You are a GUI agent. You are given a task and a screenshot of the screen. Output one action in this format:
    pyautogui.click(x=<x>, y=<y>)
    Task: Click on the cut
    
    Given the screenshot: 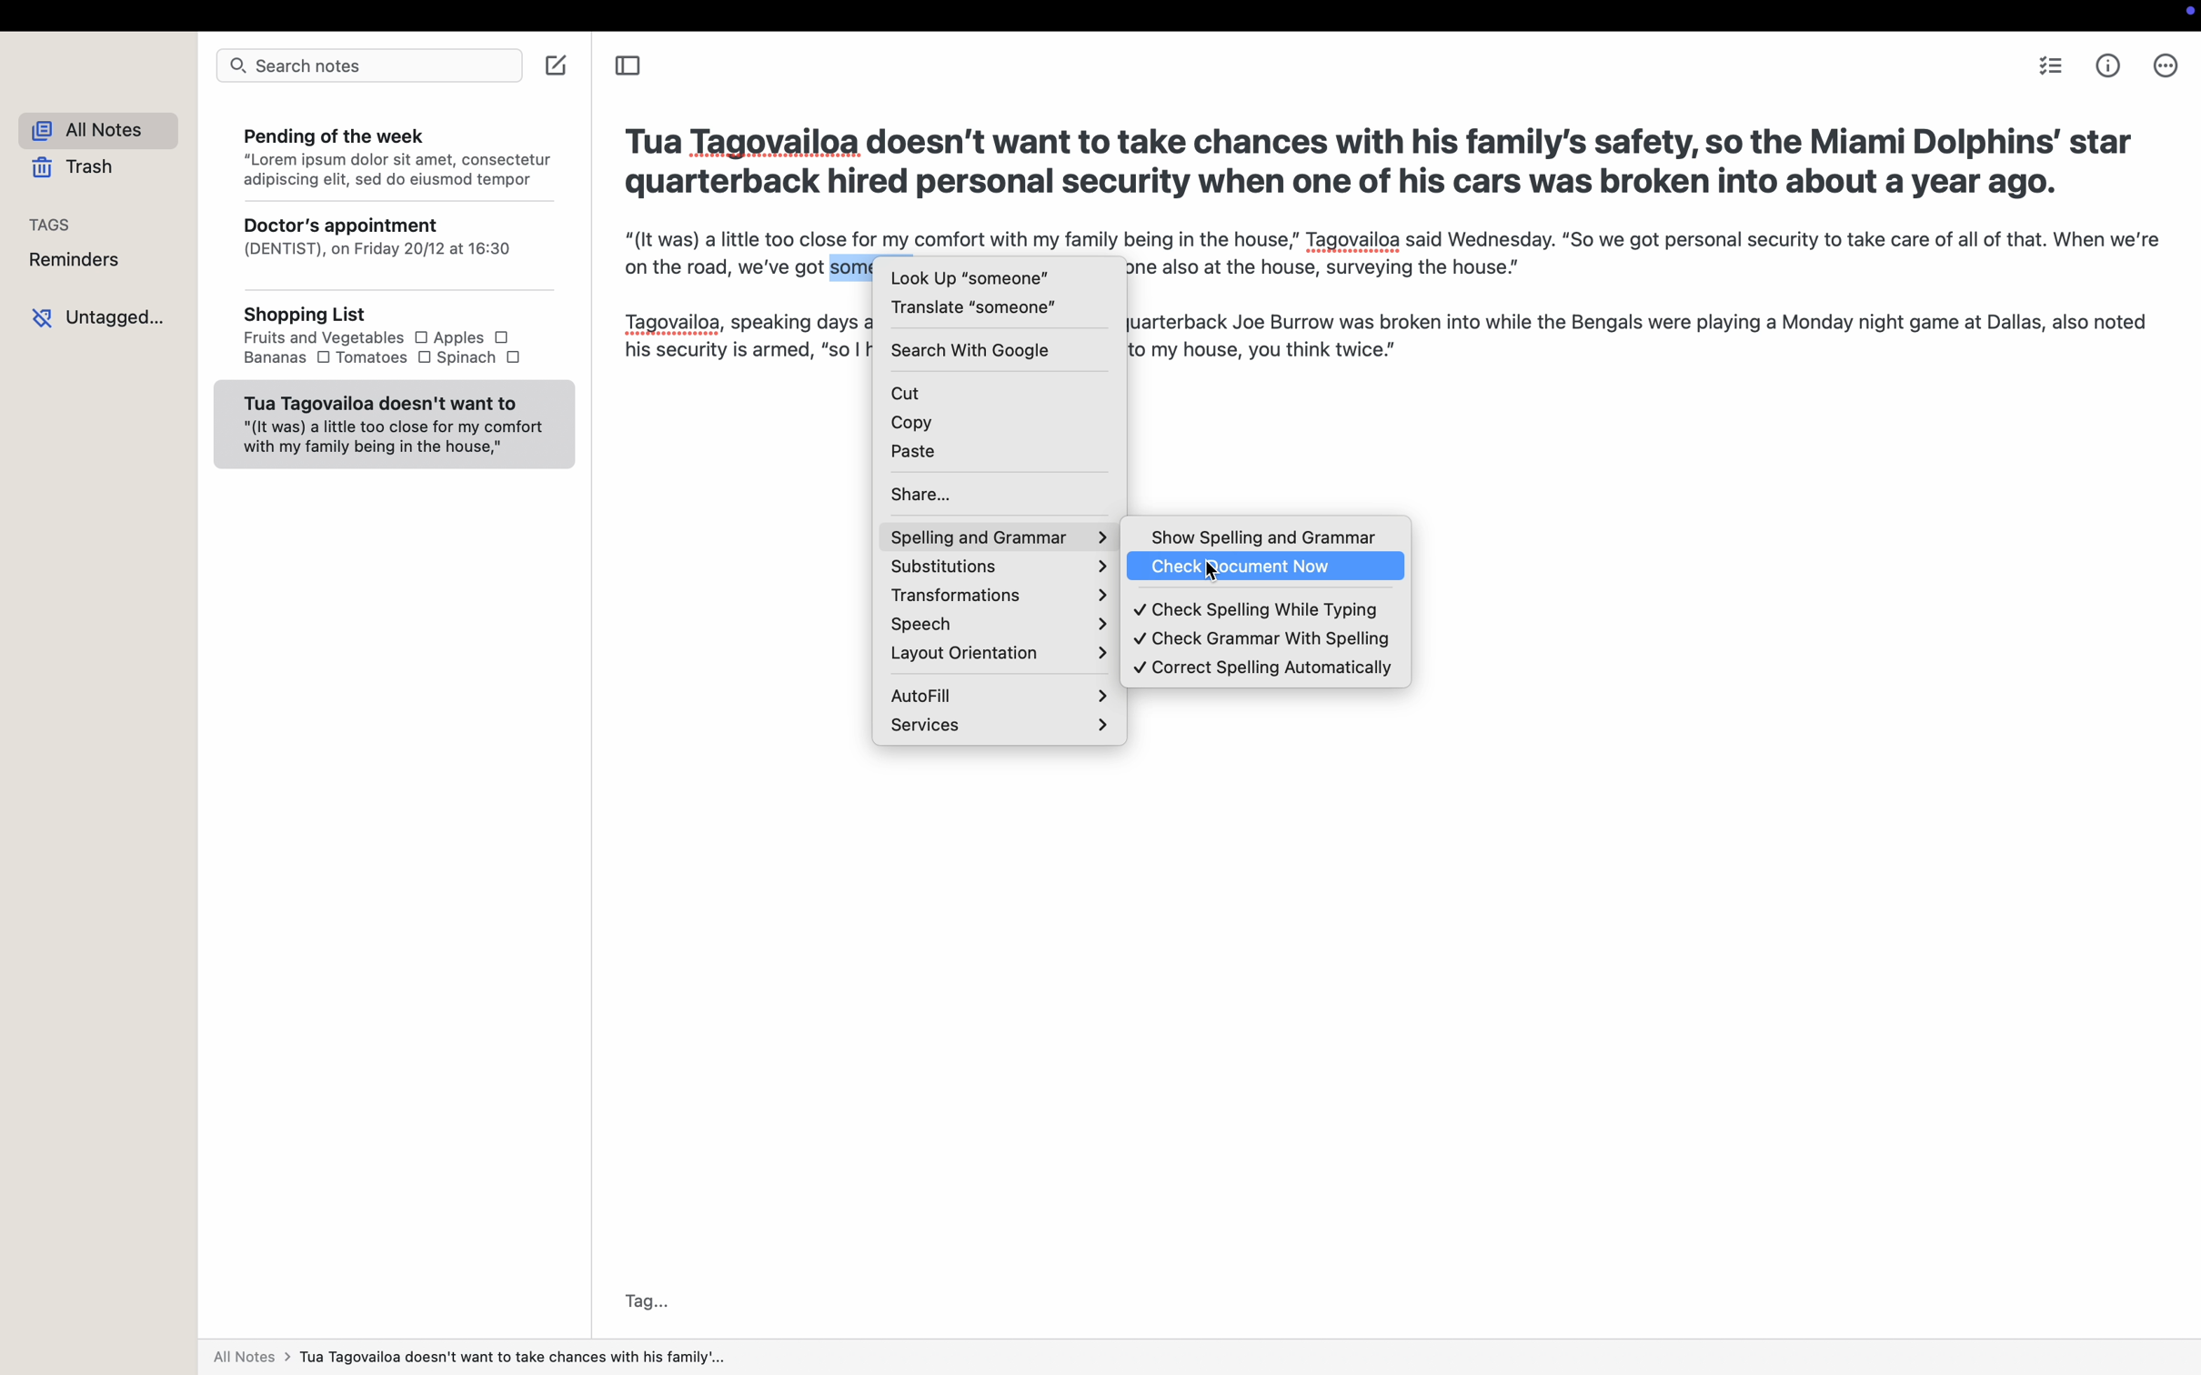 What is the action you would take?
    pyautogui.click(x=999, y=389)
    